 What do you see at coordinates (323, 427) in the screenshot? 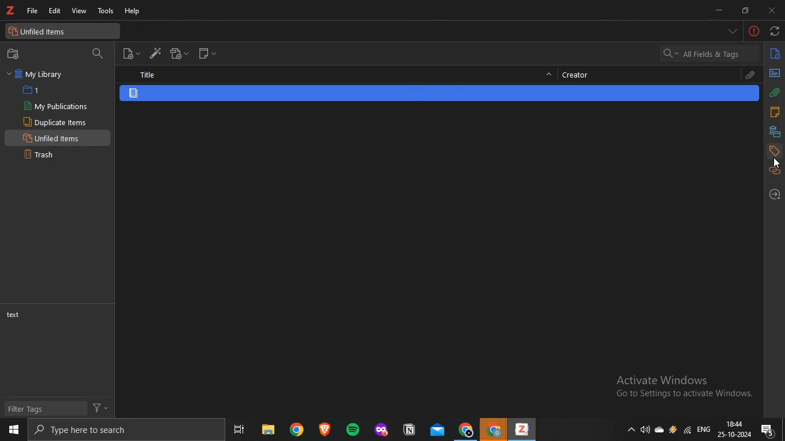
I see `app` at bounding box center [323, 427].